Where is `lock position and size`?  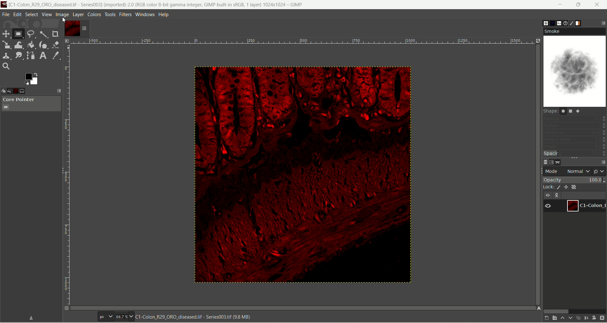
lock position and size is located at coordinates (566, 187).